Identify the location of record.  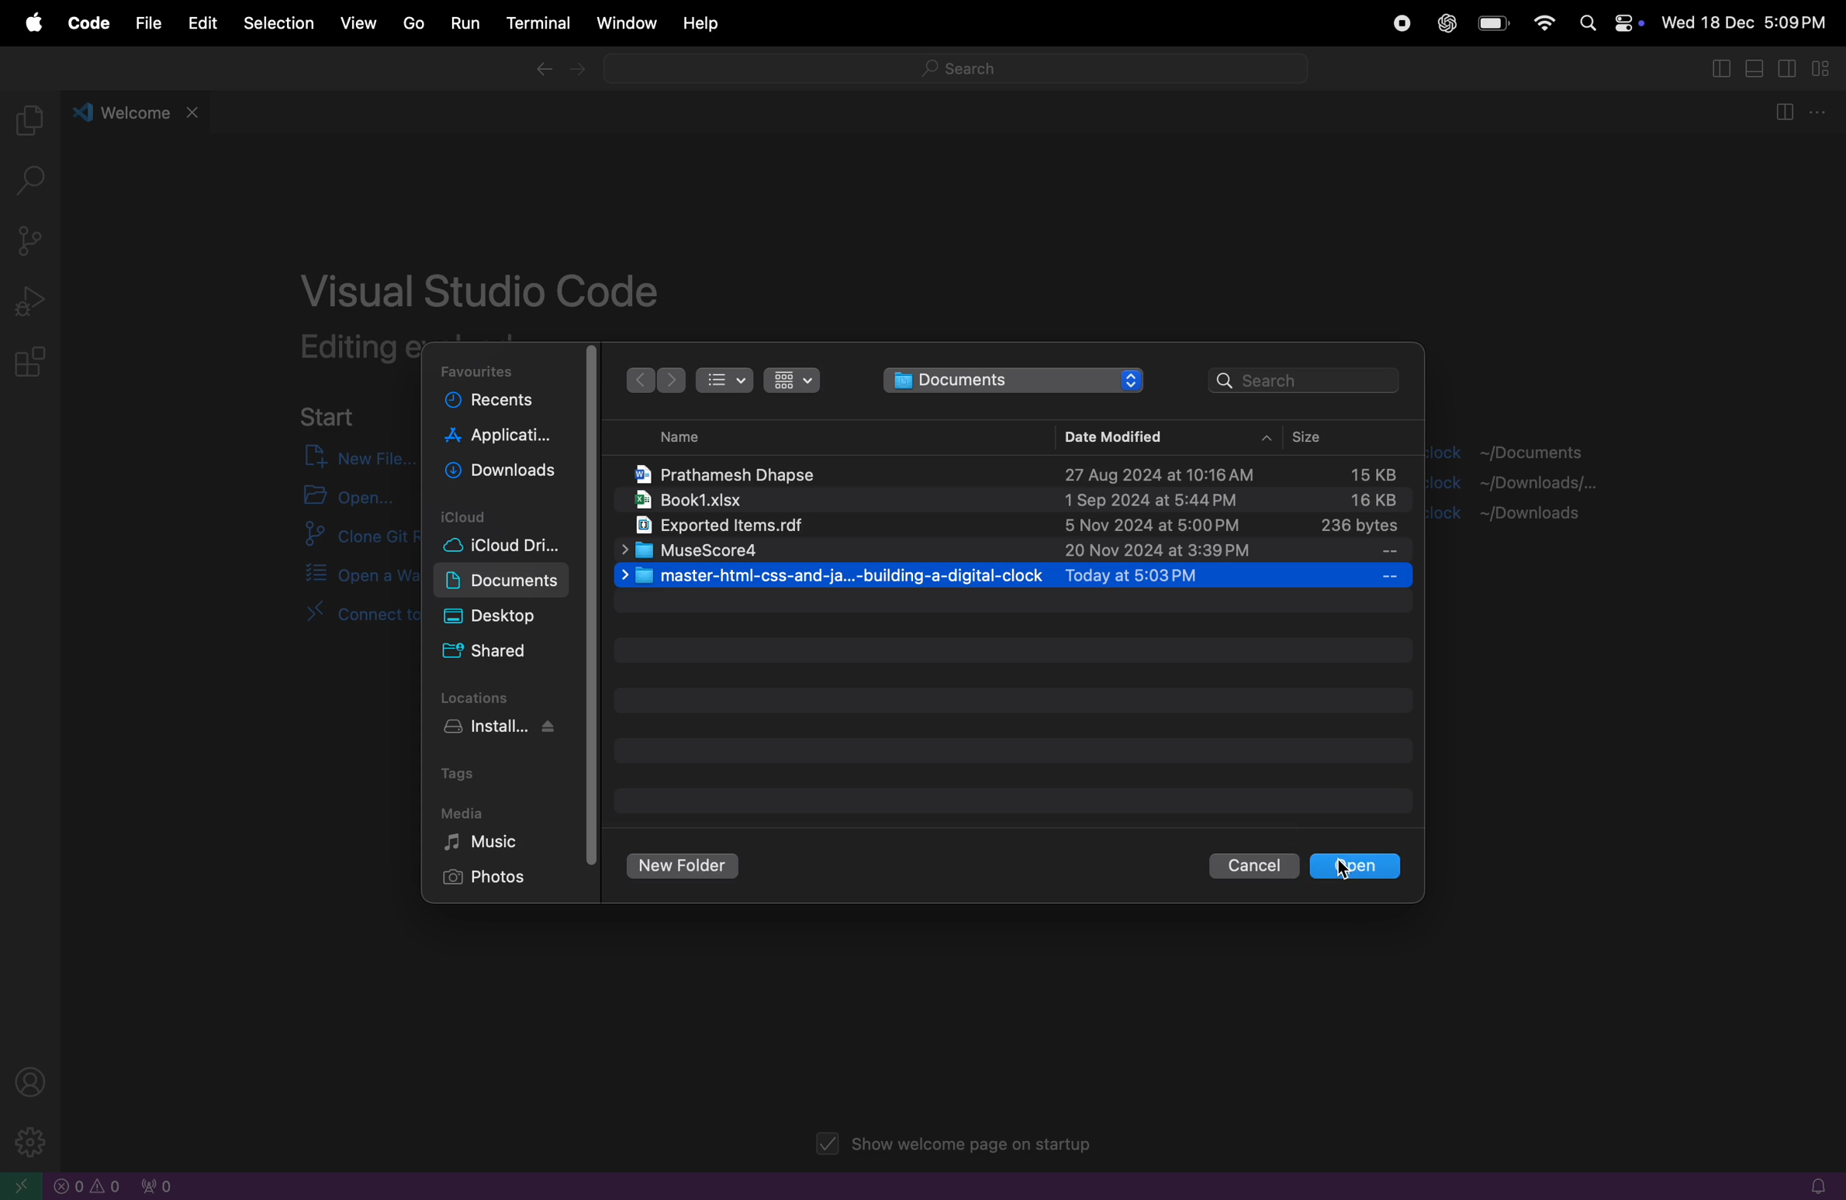
(1398, 25).